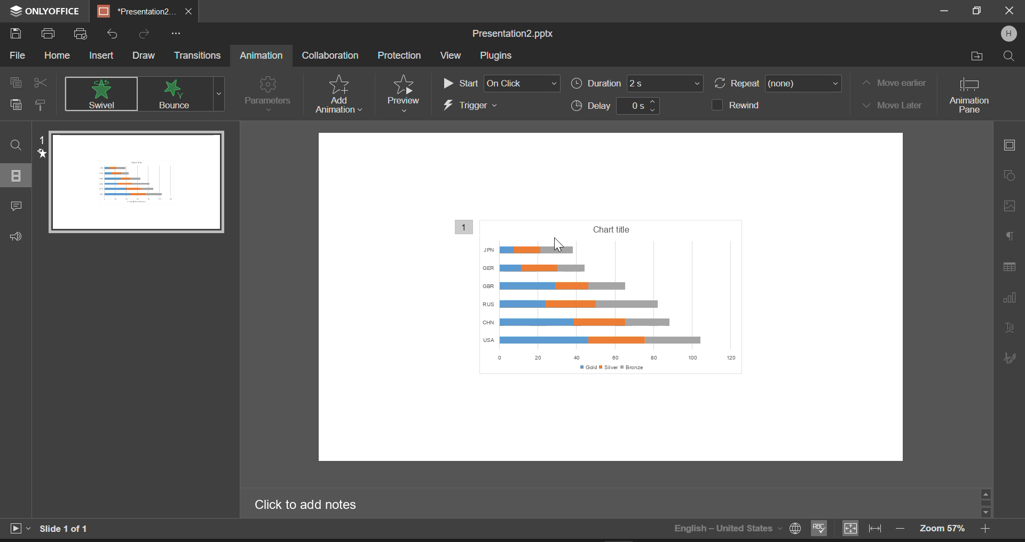 This screenshot has height=542, width=1025. I want to click on None, so click(102, 94).